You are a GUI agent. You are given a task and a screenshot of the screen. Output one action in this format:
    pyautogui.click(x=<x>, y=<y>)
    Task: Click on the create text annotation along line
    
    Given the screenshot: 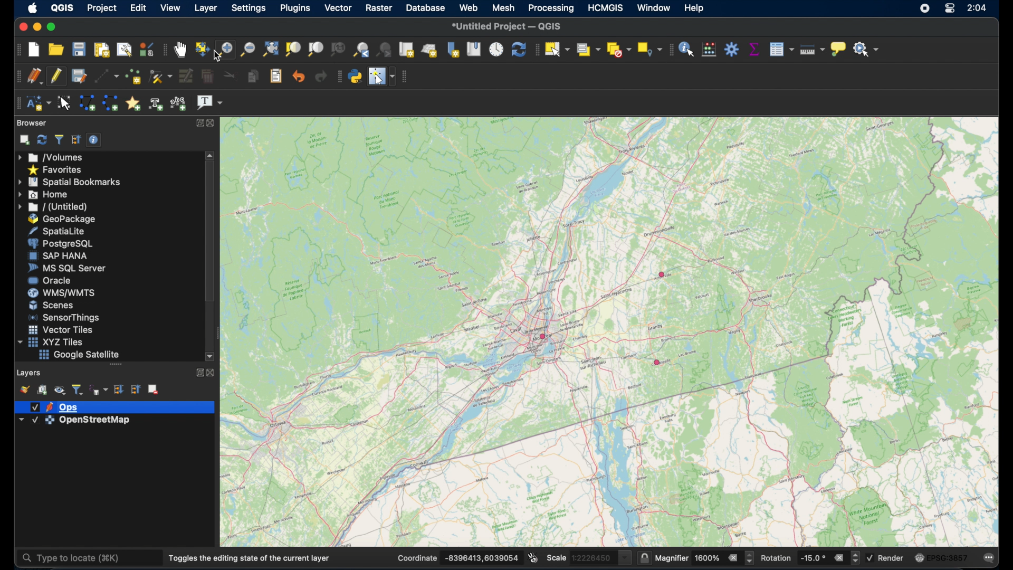 What is the action you would take?
    pyautogui.click(x=179, y=103)
    